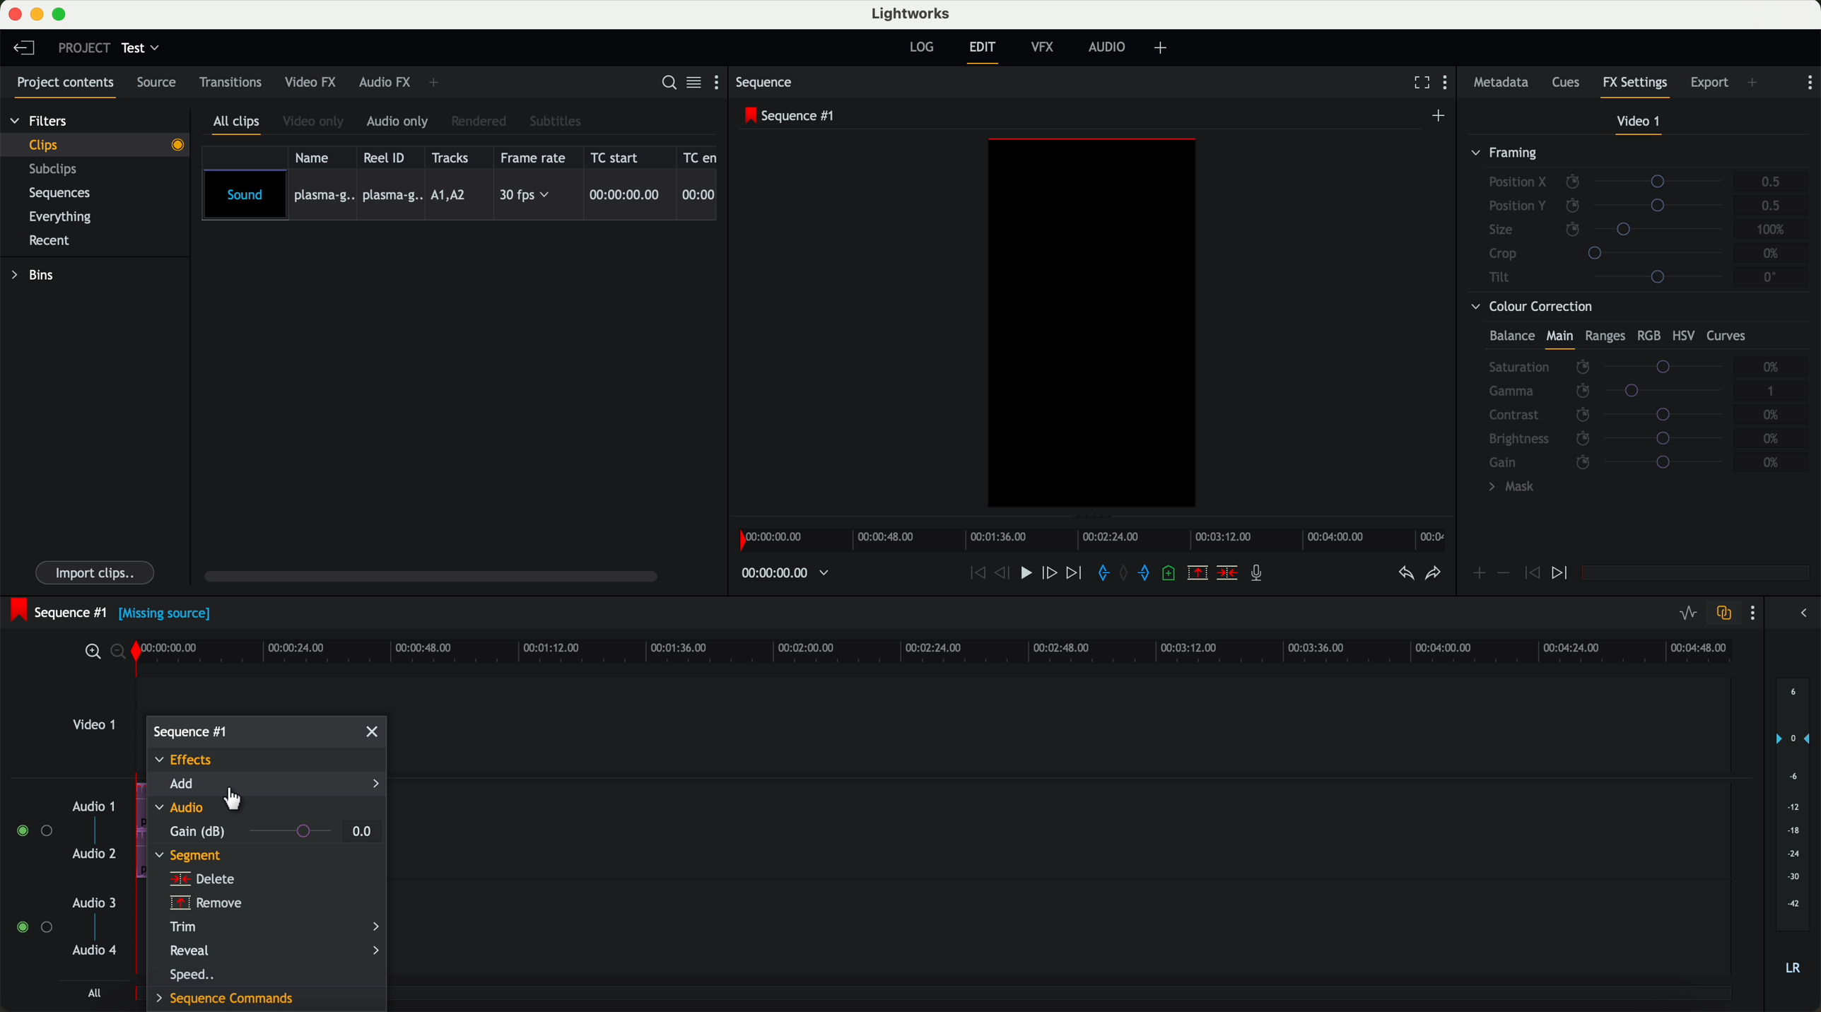 Image resolution: width=1821 pixels, height=1012 pixels. Describe the element at coordinates (1708, 81) in the screenshot. I see `export` at that location.